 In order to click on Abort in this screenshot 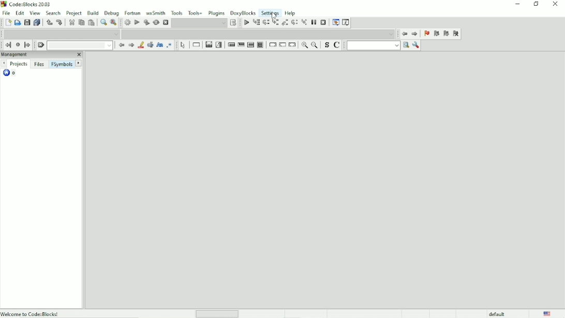, I will do `click(165, 22)`.